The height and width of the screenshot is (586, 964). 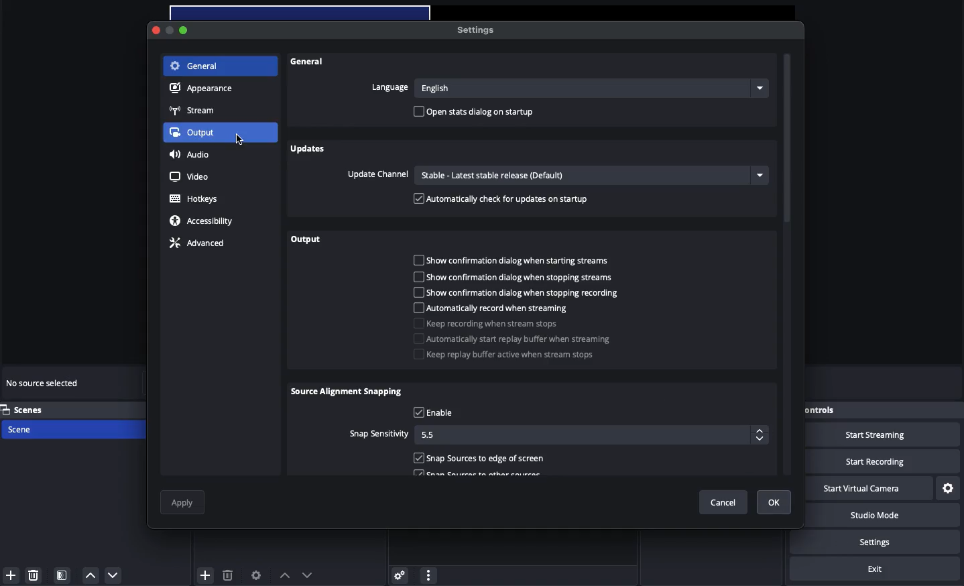 What do you see at coordinates (489, 323) in the screenshot?
I see `Keep recording when stream stops` at bounding box center [489, 323].